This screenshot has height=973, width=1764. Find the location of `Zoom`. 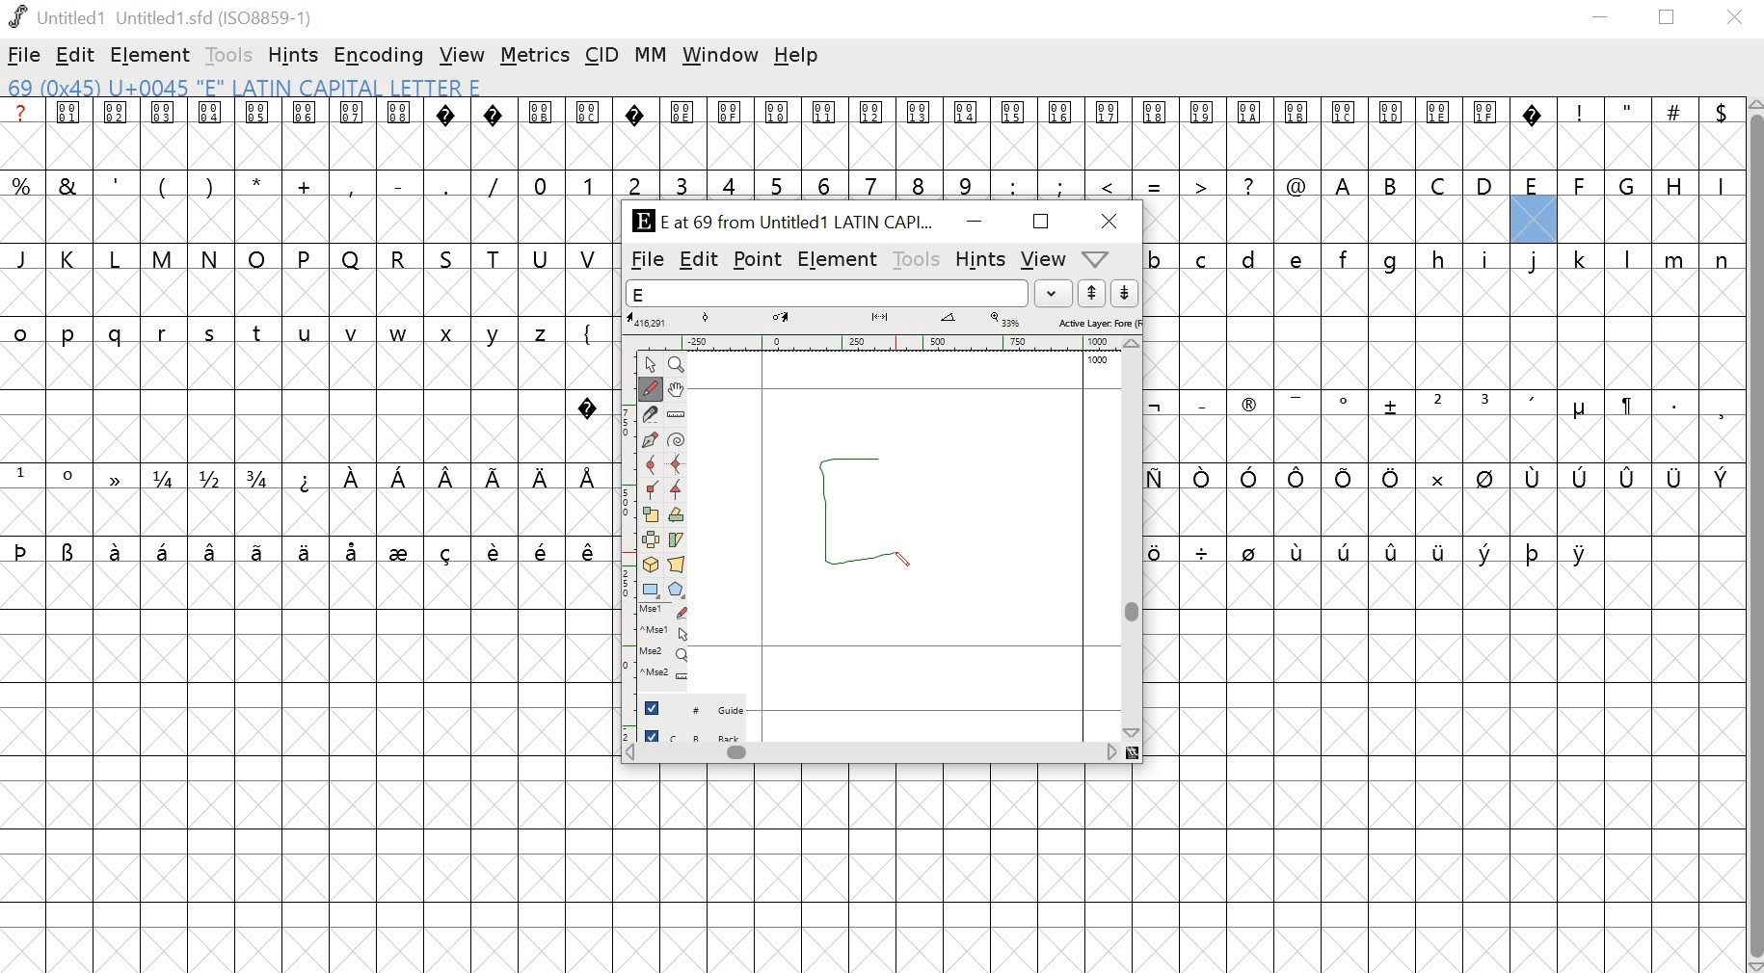

Zoom is located at coordinates (676, 365).